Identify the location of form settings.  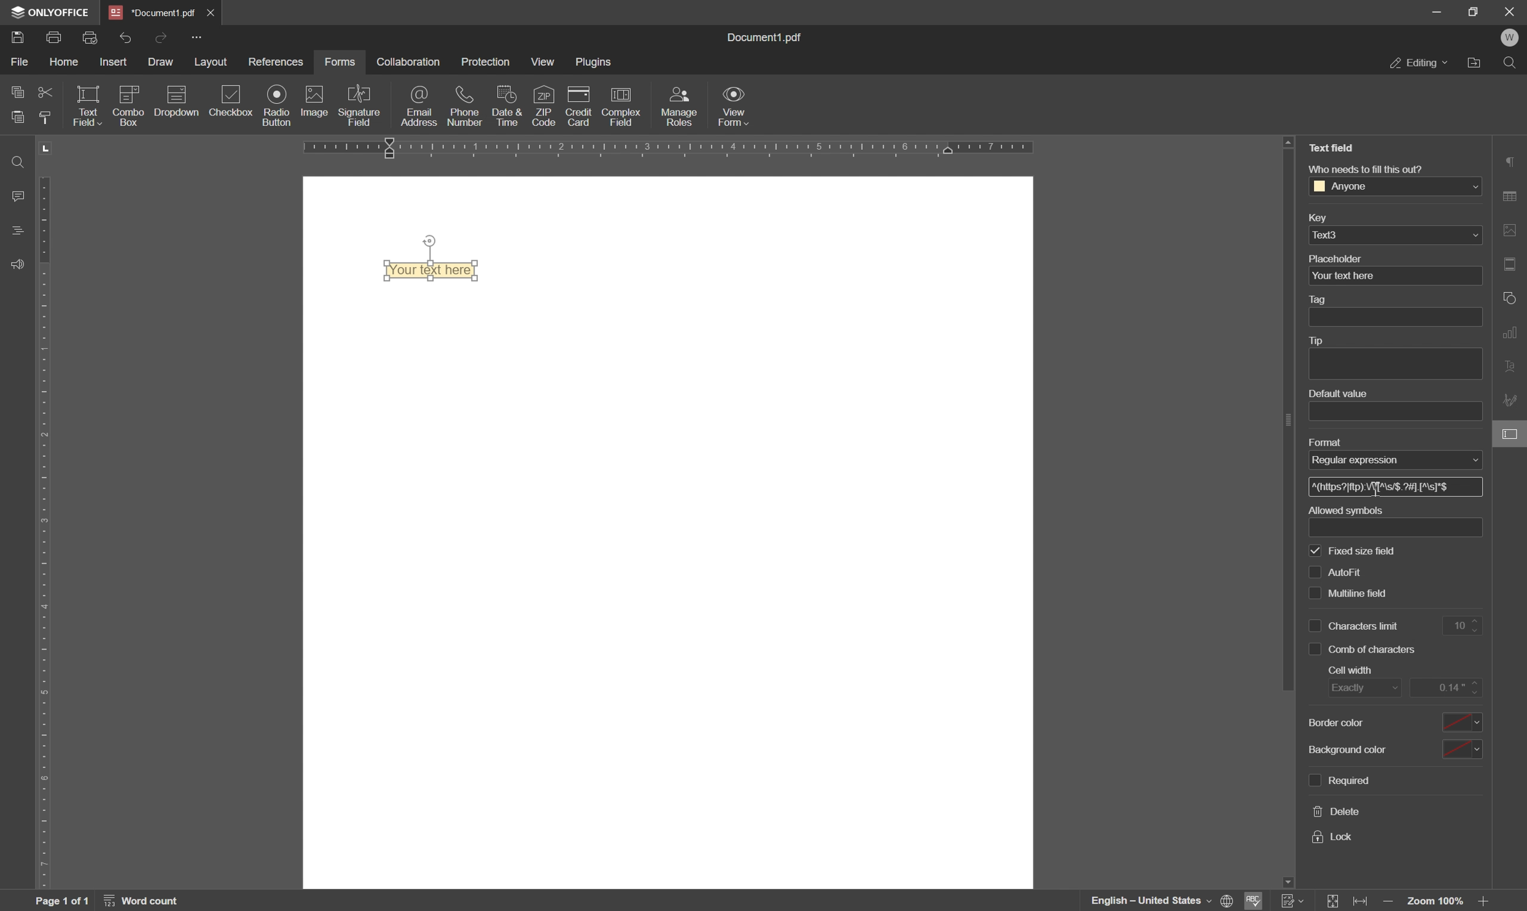
(1512, 436).